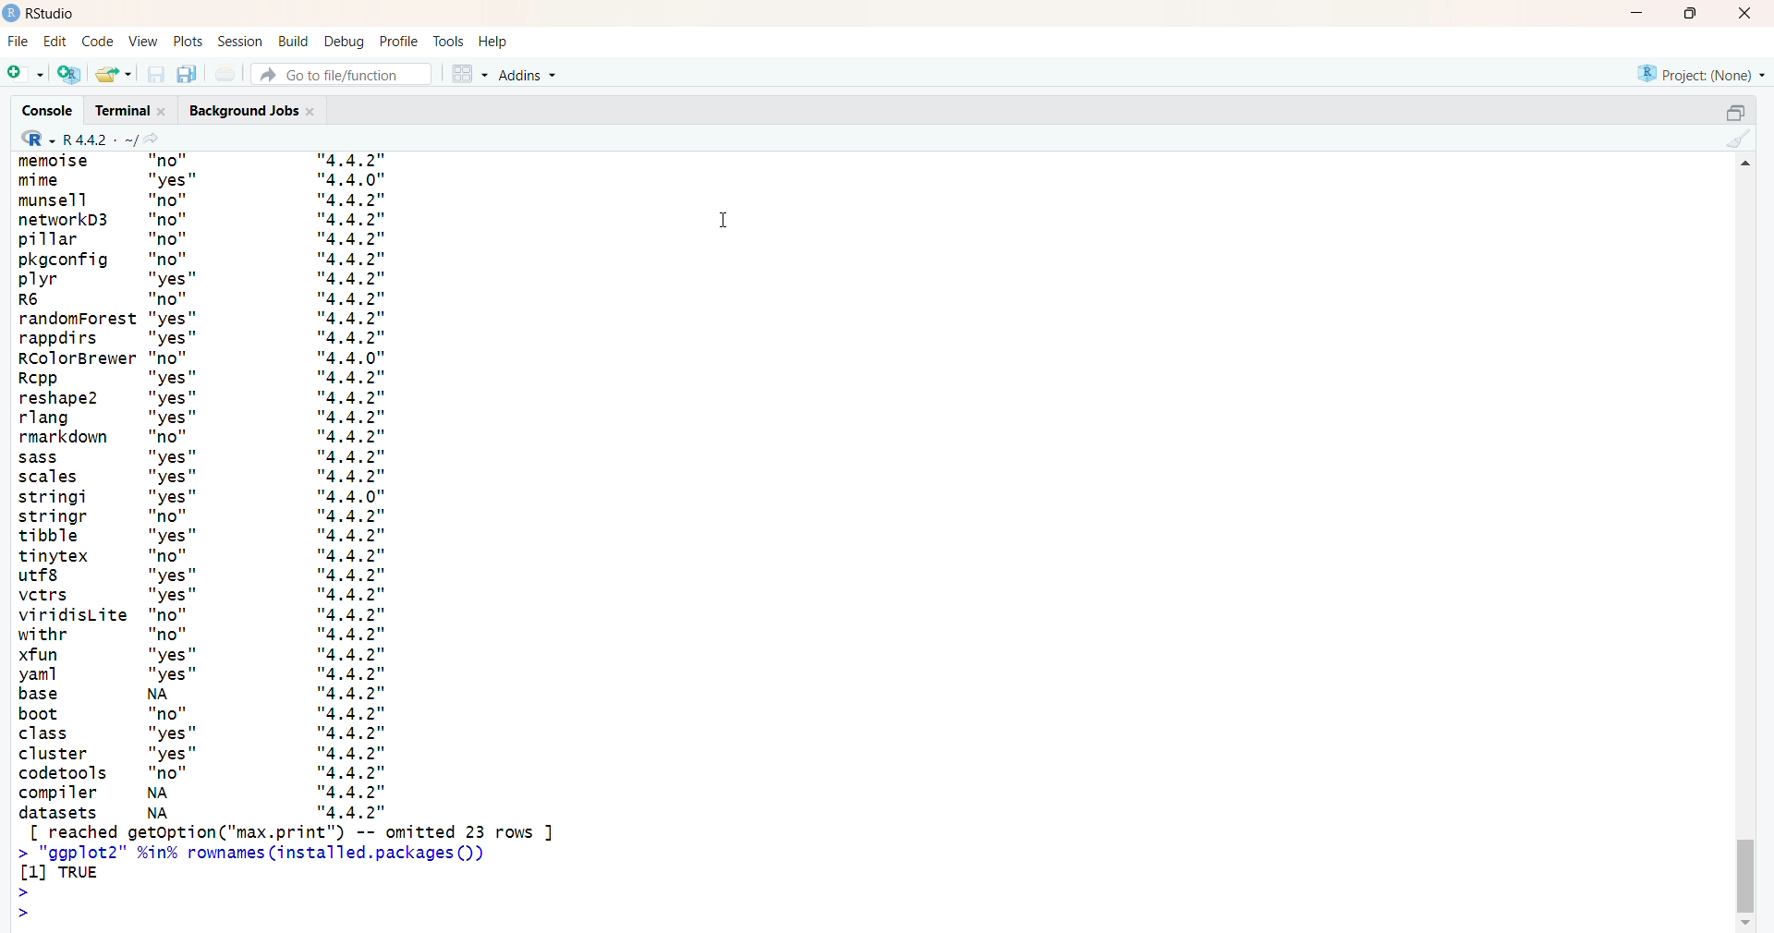 The width and height of the screenshot is (1774, 933). What do you see at coordinates (448, 42) in the screenshot?
I see `tools` at bounding box center [448, 42].